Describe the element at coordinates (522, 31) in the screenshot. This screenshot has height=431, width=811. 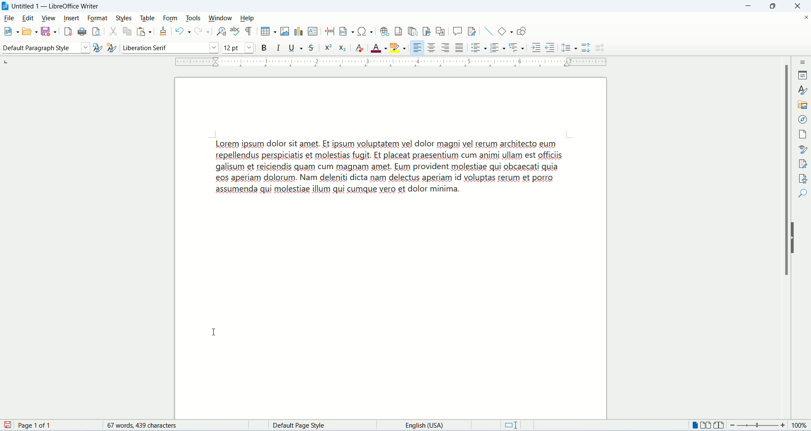
I see `draw function` at that location.